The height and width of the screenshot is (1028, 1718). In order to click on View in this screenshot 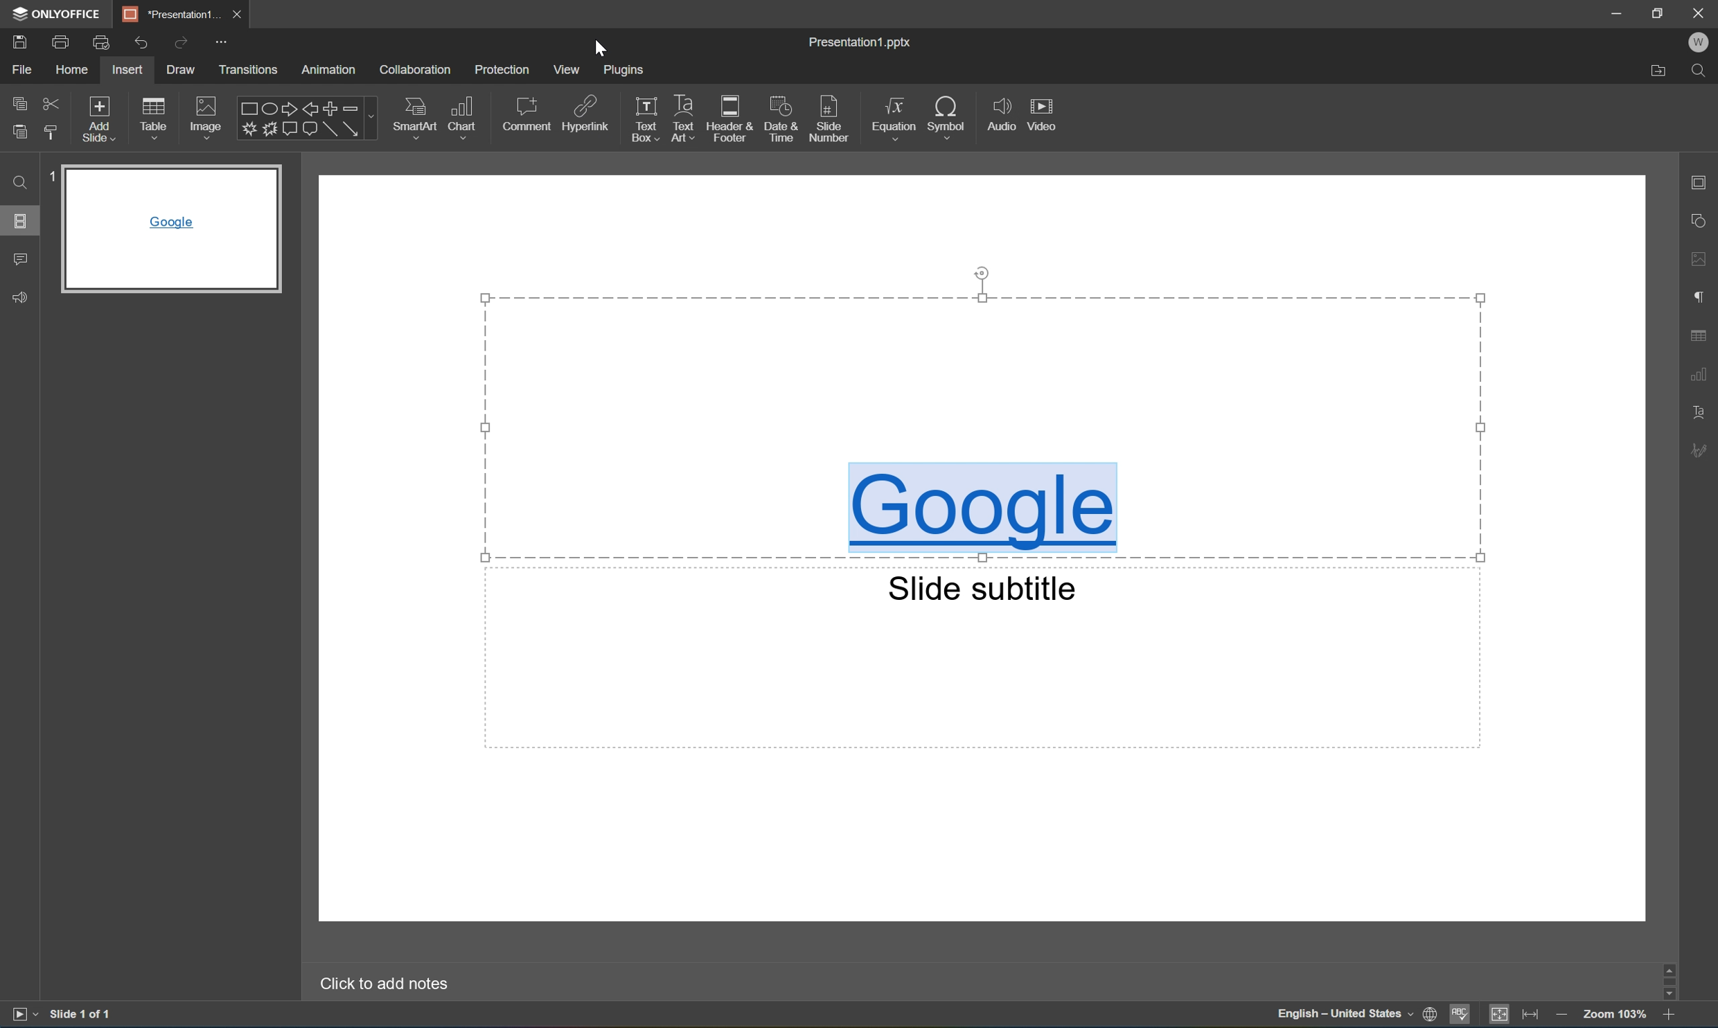, I will do `click(567, 69)`.